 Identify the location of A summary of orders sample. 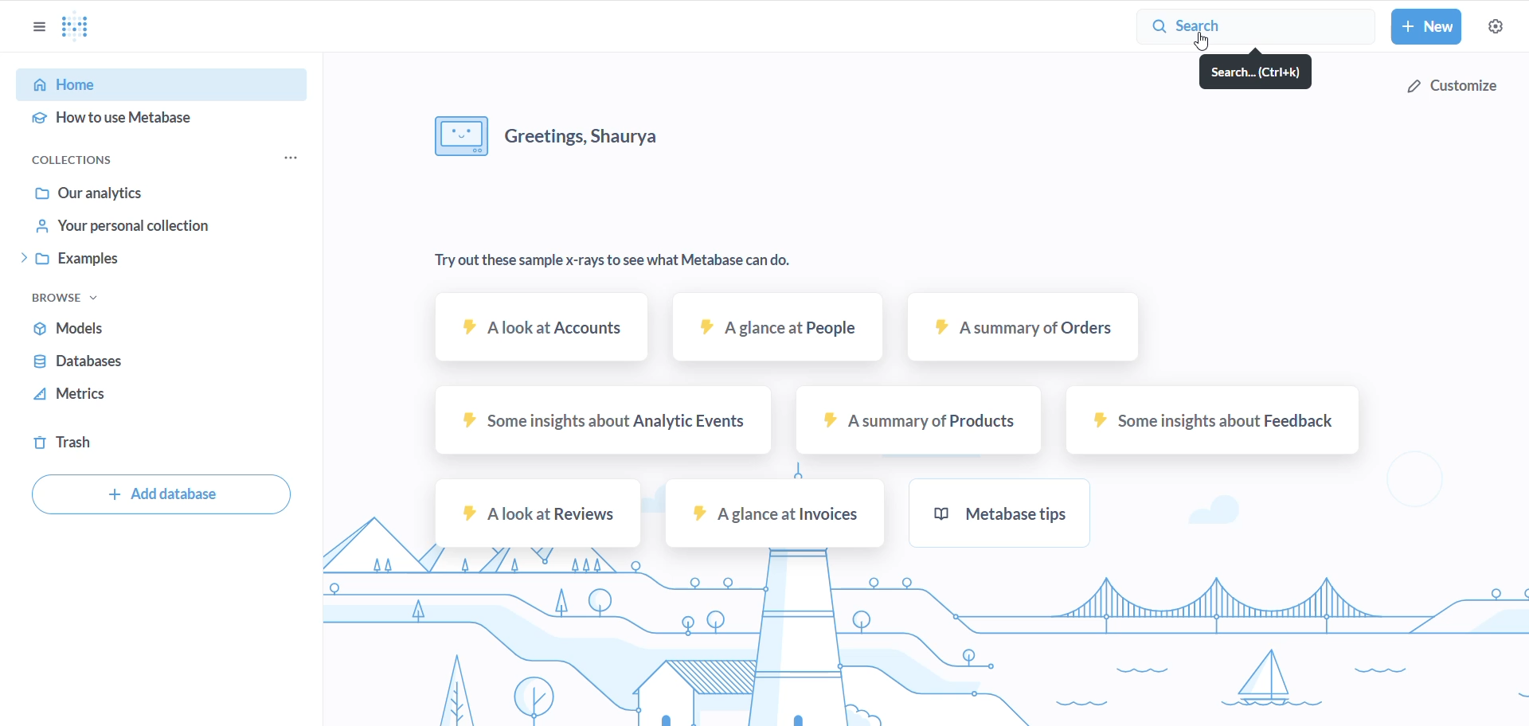
(1023, 328).